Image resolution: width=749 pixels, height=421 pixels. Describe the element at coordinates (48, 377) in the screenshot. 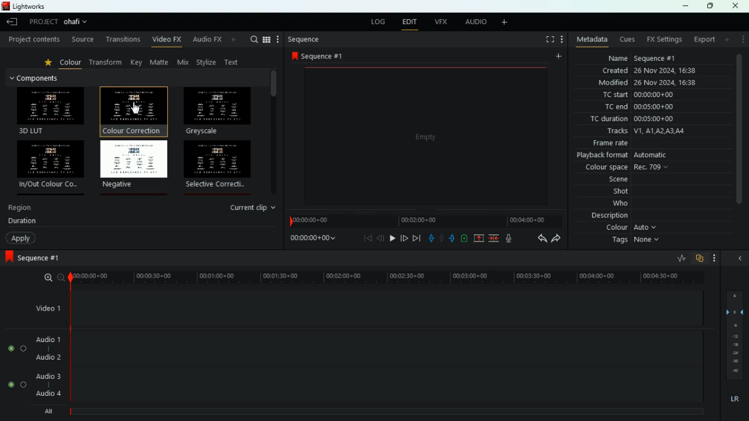

I see `audio 3` at that location.